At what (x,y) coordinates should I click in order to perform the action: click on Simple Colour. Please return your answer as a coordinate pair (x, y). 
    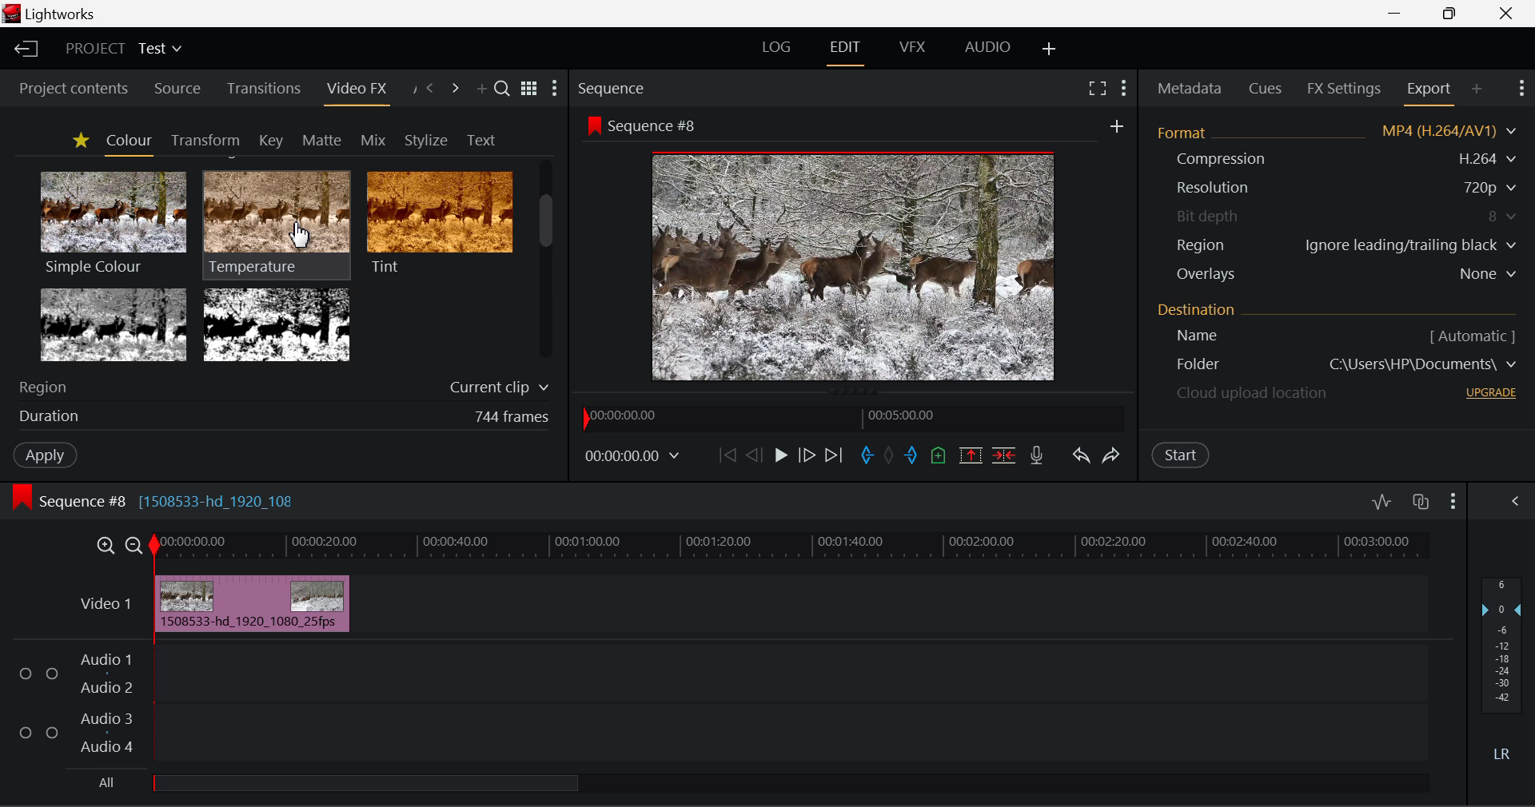
    Looking at the image, I should click on (112, 222).